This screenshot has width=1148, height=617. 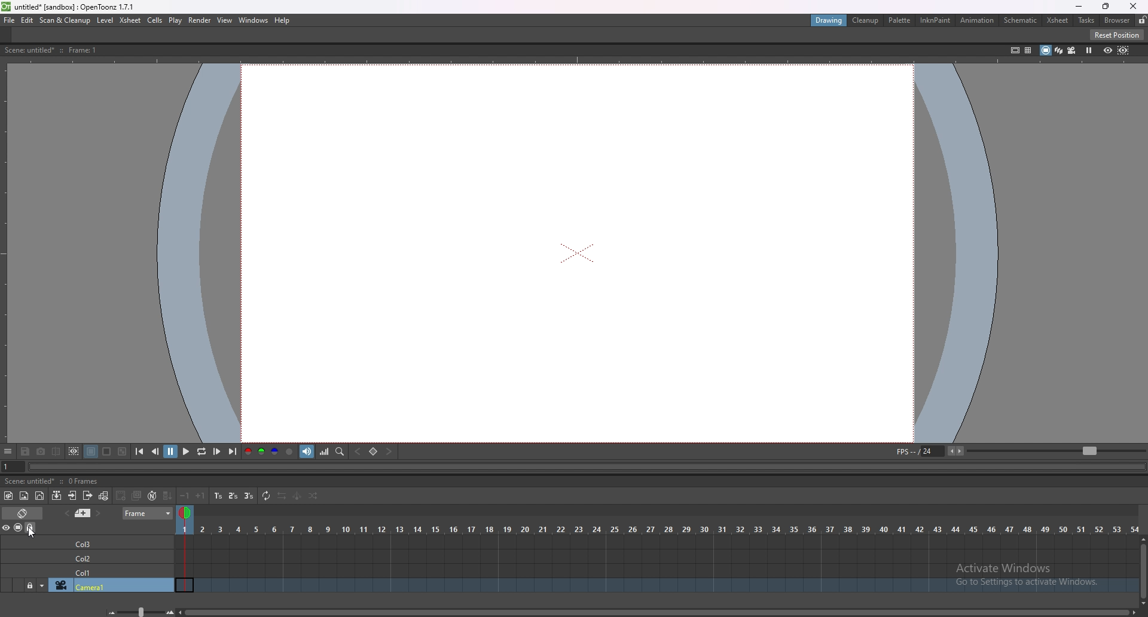 What do you see at coordinates (8, 452) in the screenshot?
I see `hide bar` at bounding box center [8, 452].